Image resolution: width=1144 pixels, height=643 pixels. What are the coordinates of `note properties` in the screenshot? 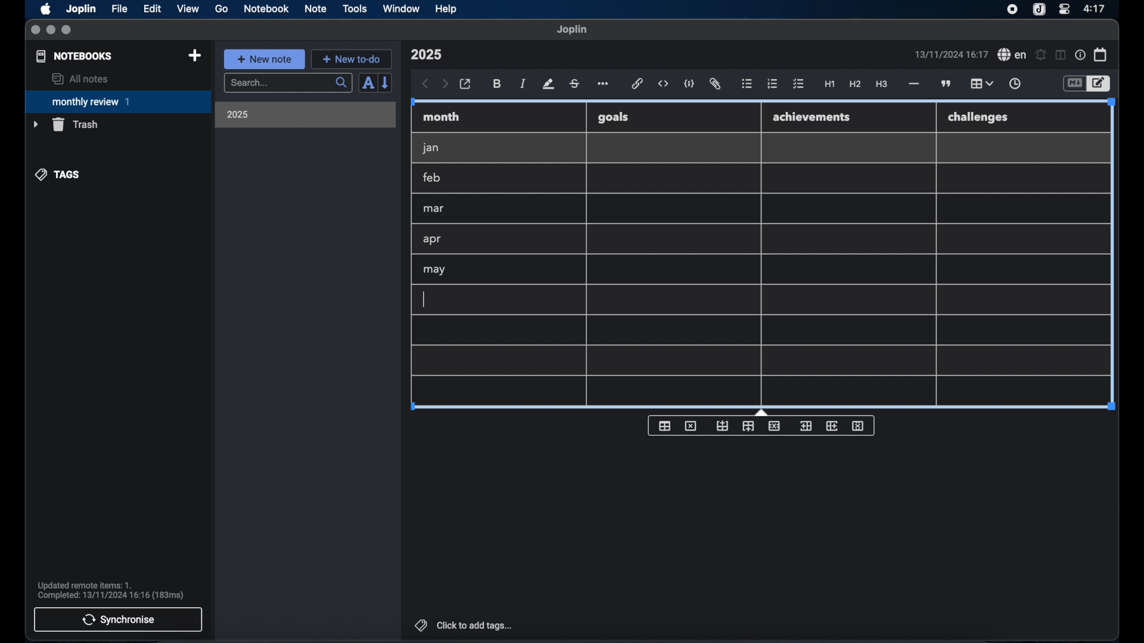 It's located at (1080, 55).